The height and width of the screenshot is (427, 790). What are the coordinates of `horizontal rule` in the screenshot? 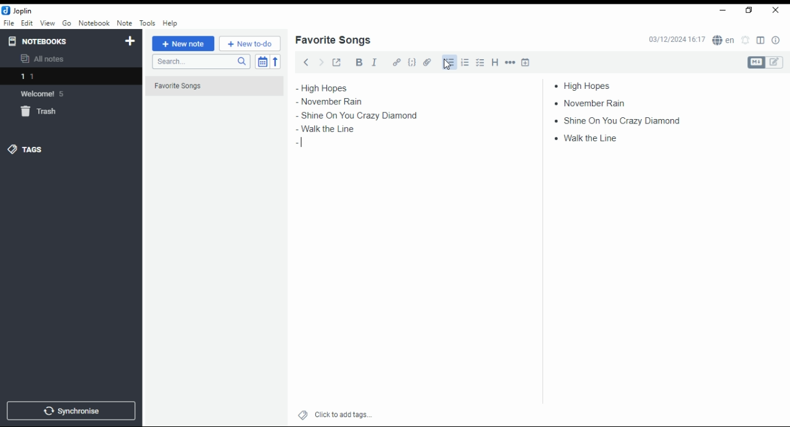 It's located at (511, 62).